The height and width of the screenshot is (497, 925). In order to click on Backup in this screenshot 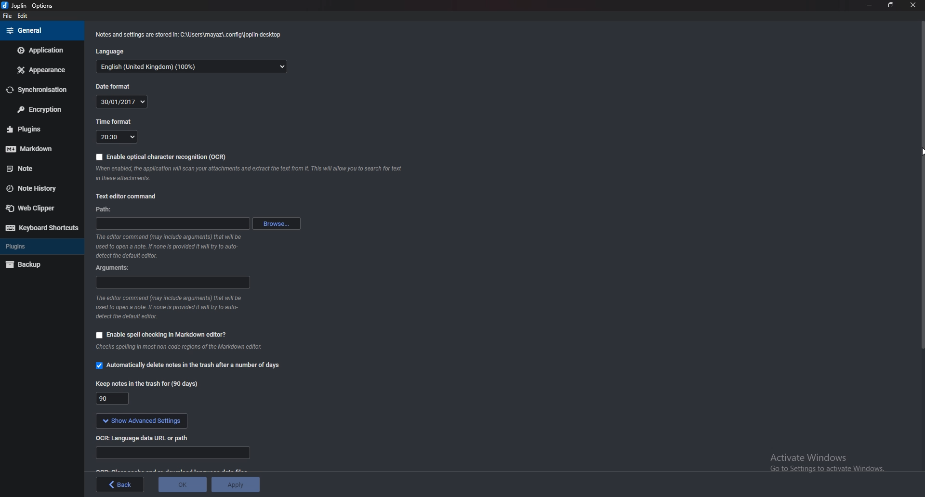, I will do `click(37, 265)`.